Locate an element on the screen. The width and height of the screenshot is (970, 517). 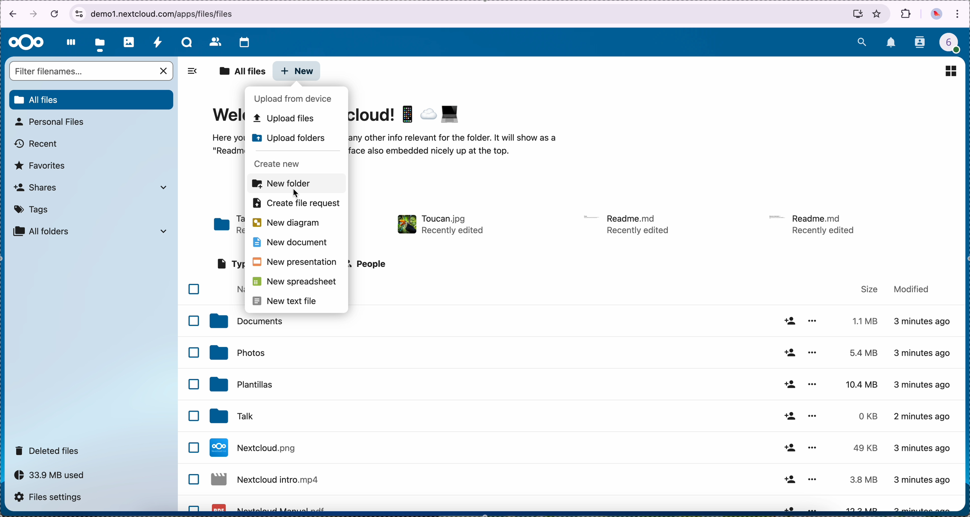
extensions is located at coordinates (906, 14).